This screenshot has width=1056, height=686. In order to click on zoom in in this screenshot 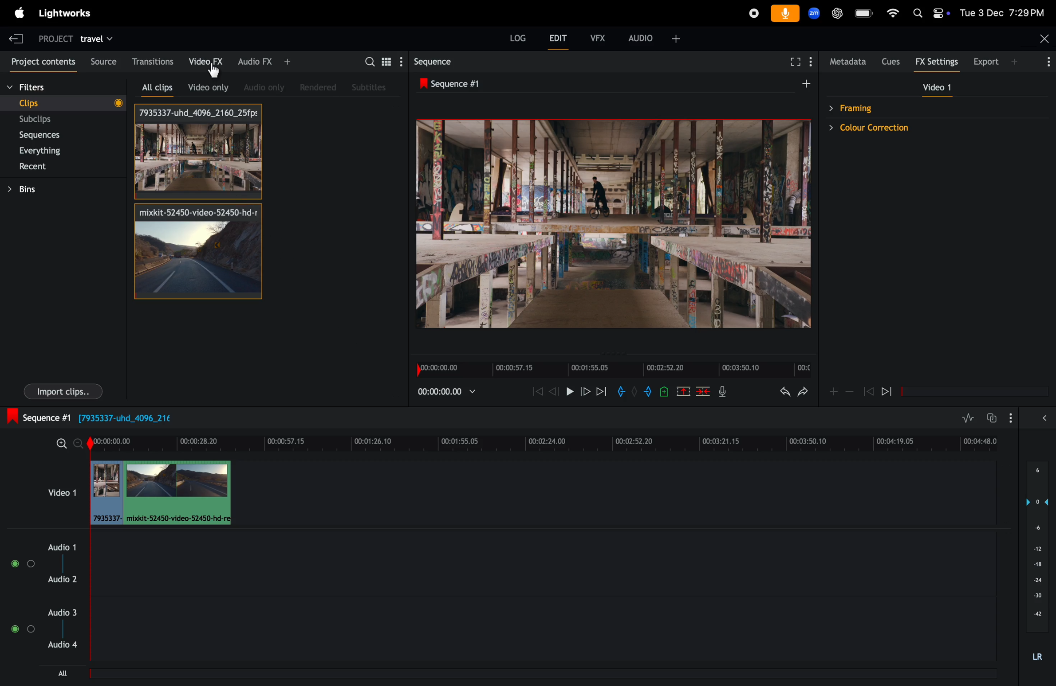, I will do `click(79, 445)`.